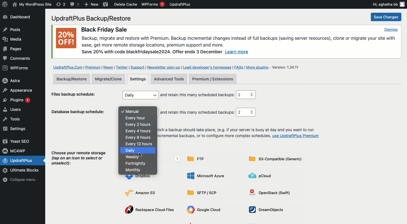  I want to click on Every 2 hours, so click(141, 125).